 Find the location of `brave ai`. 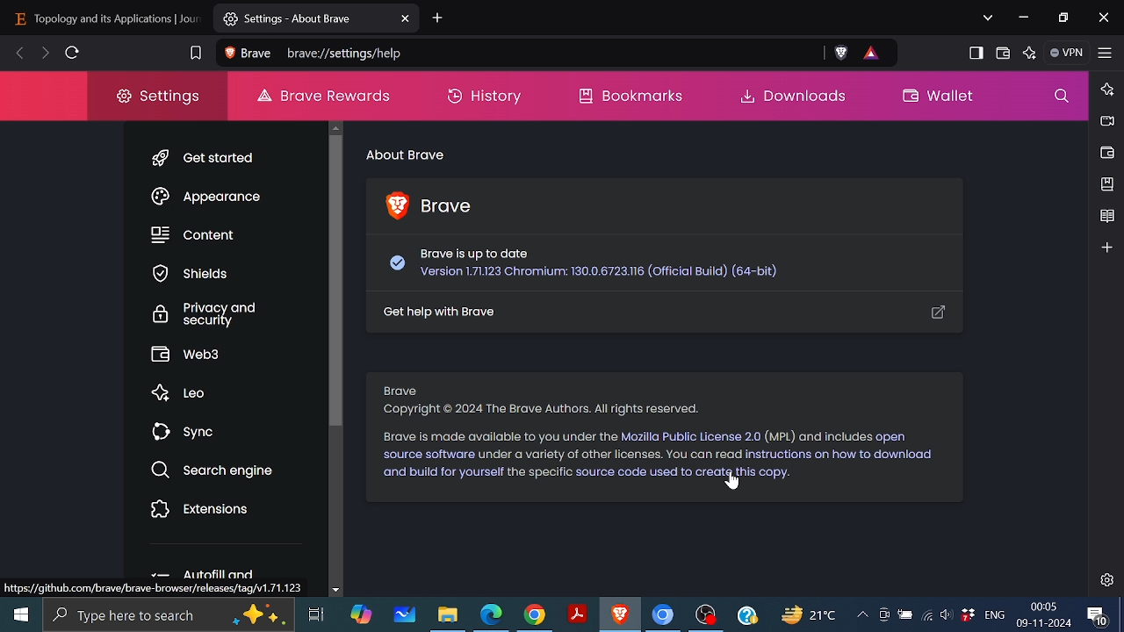

brave ai is located at coordinates (1108, 88).